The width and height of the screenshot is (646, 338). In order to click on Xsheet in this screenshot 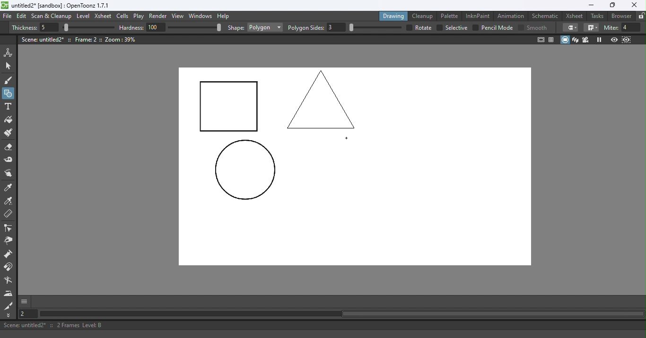, I will do `click(576, 16)`.